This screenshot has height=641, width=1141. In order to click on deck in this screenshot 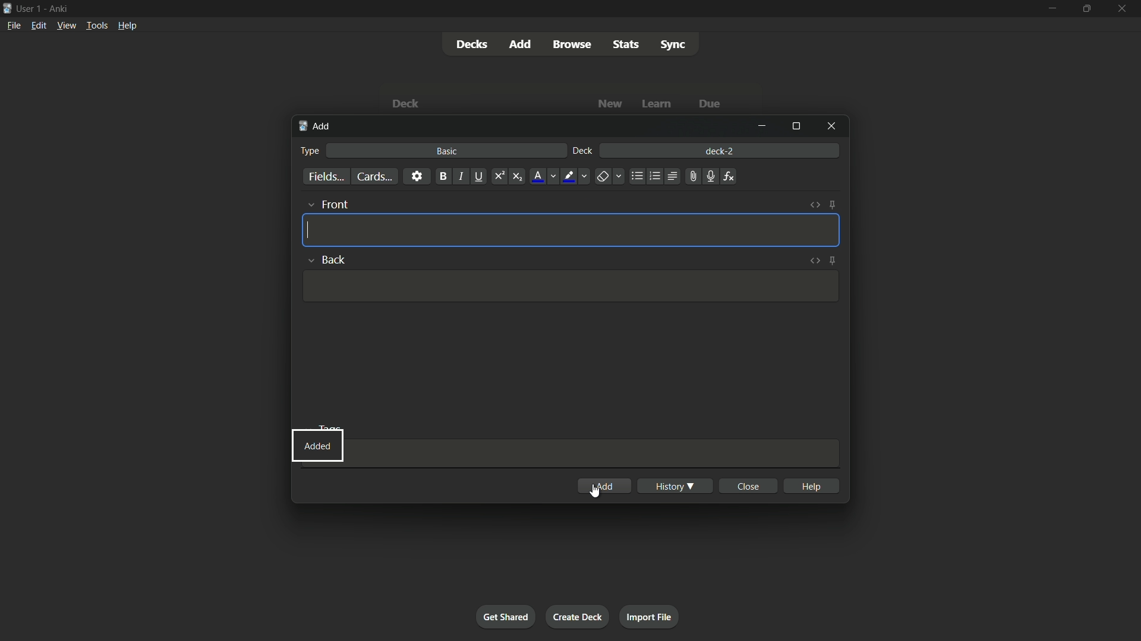, I will do `click(408, 103)`.